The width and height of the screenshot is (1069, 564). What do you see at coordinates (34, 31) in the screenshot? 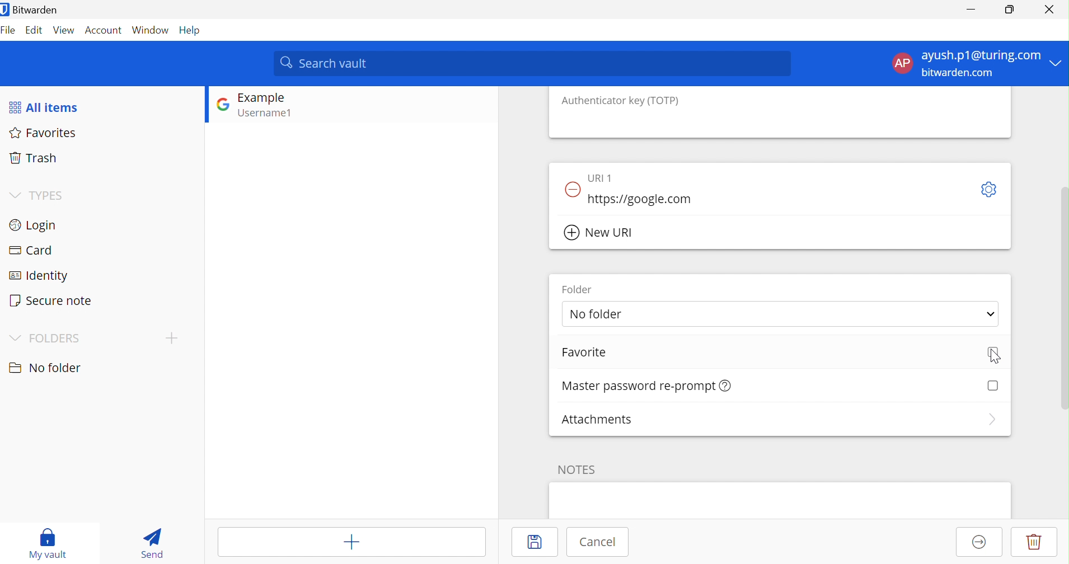
I see `Edit` at bounding box center [34, 31].